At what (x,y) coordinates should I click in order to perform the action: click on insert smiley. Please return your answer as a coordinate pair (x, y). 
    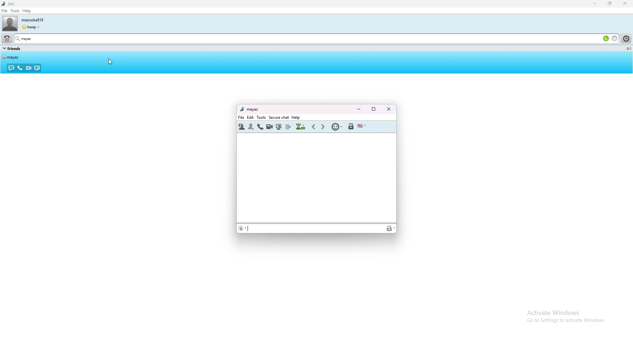
    Looking at the image, I should click on (338, 126).